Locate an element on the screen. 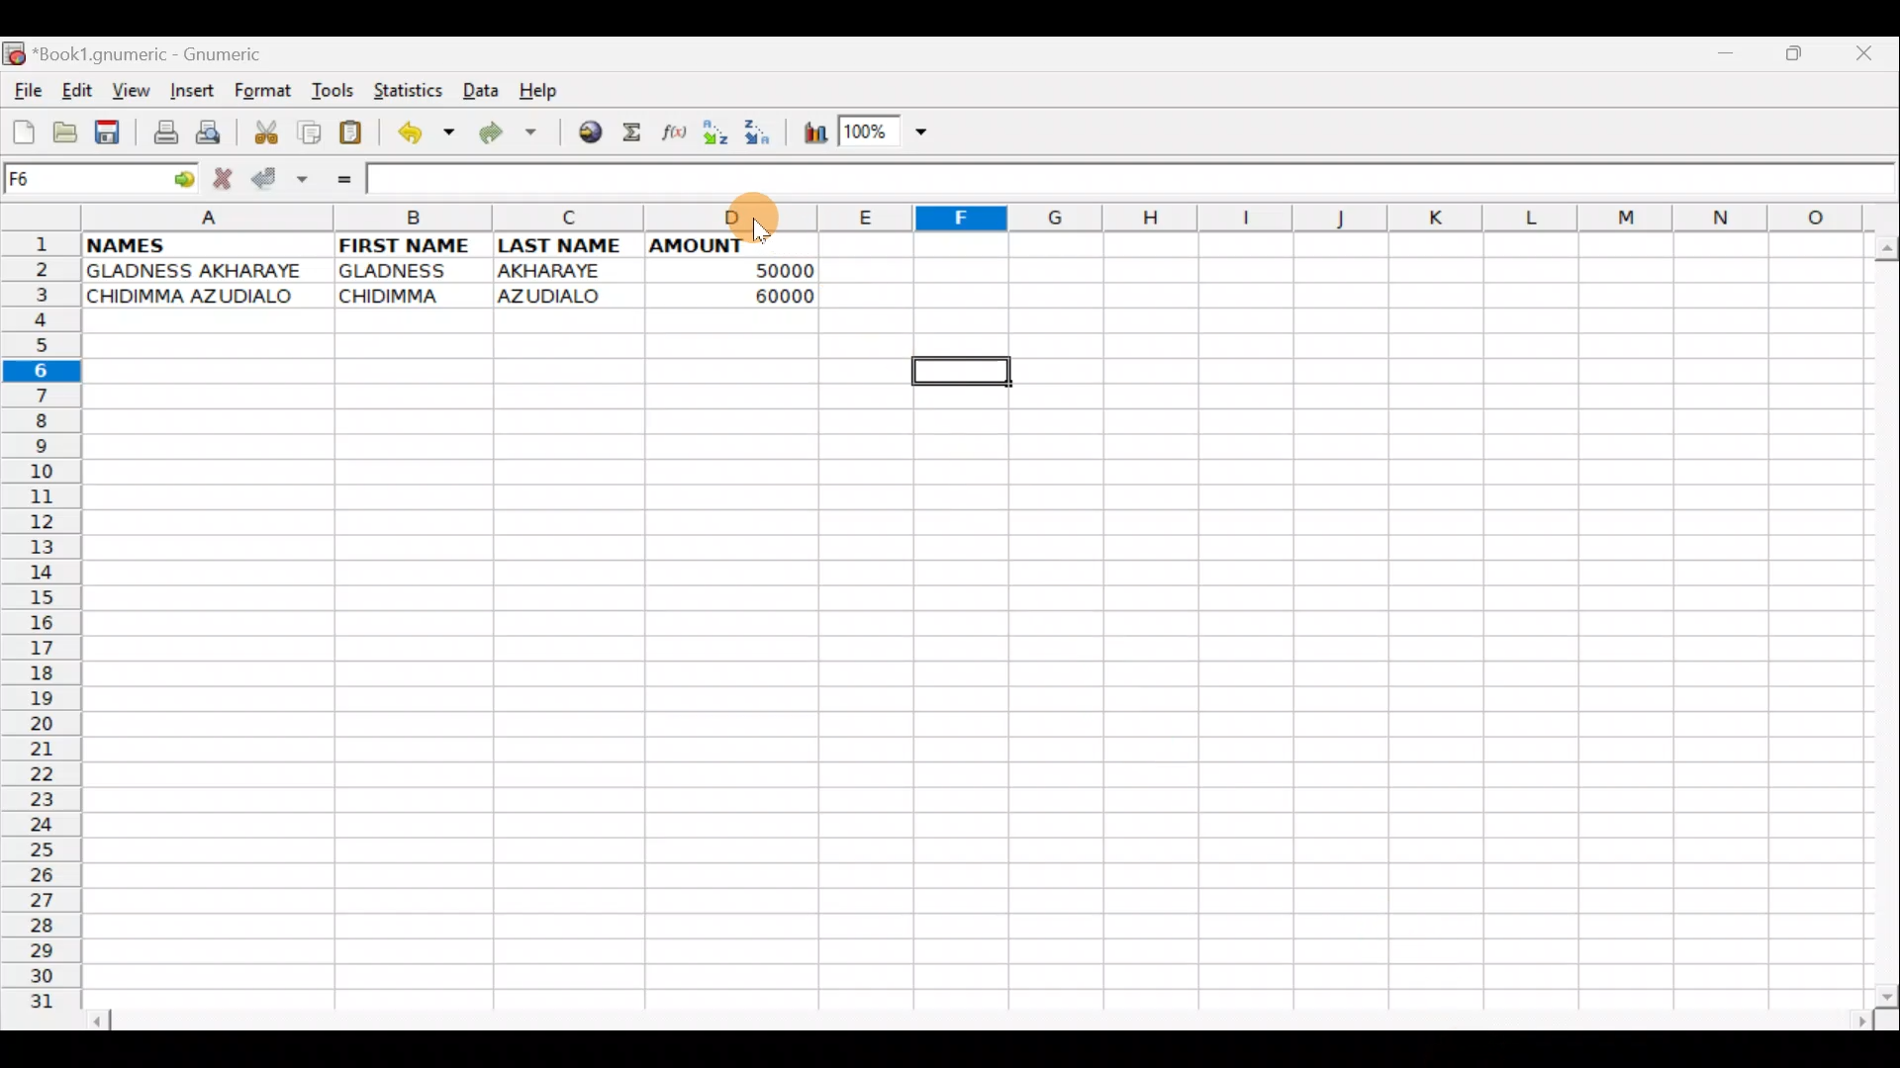 This screenshot has width=1900, height=1068. AMOUNT is located at coordinates (718, 244).